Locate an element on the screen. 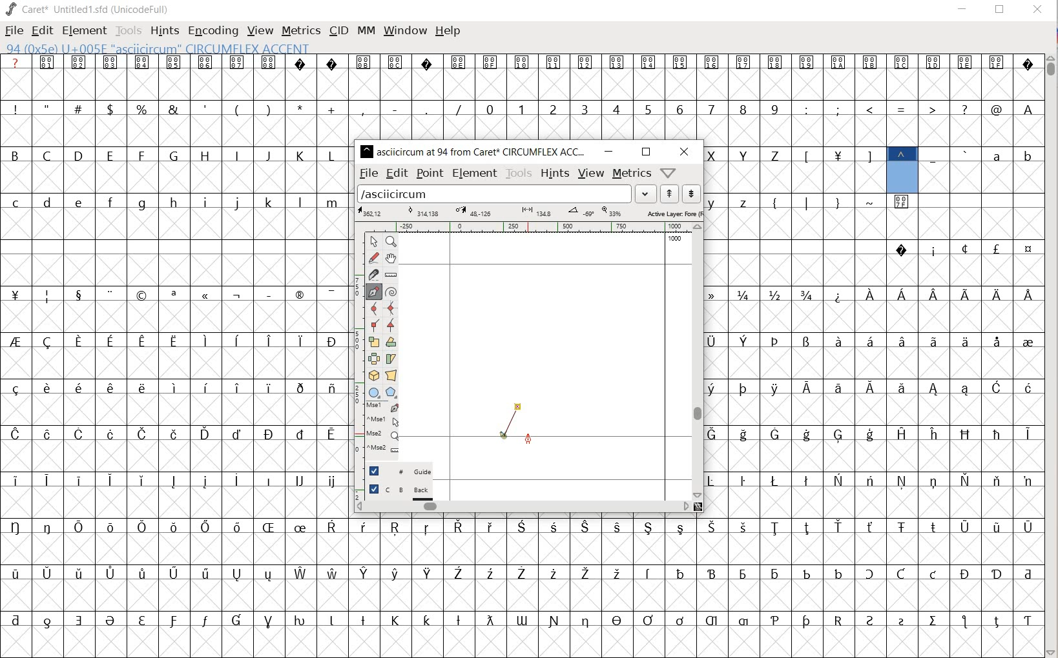 The height and width of the screenshot is (658, 1058). window/help is located at coordinates (667, 172).